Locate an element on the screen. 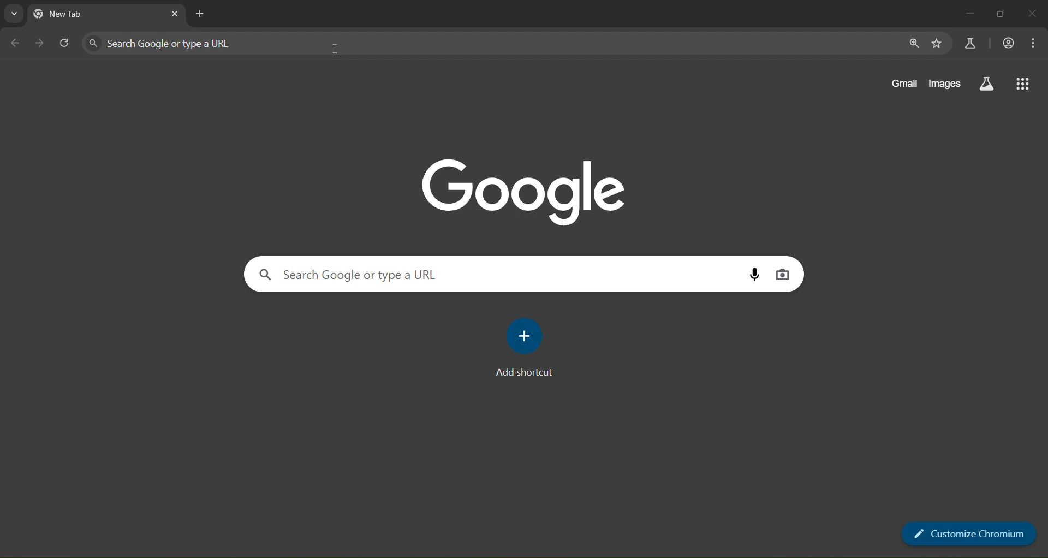  customize chromium is located at coordinates (972, 534).